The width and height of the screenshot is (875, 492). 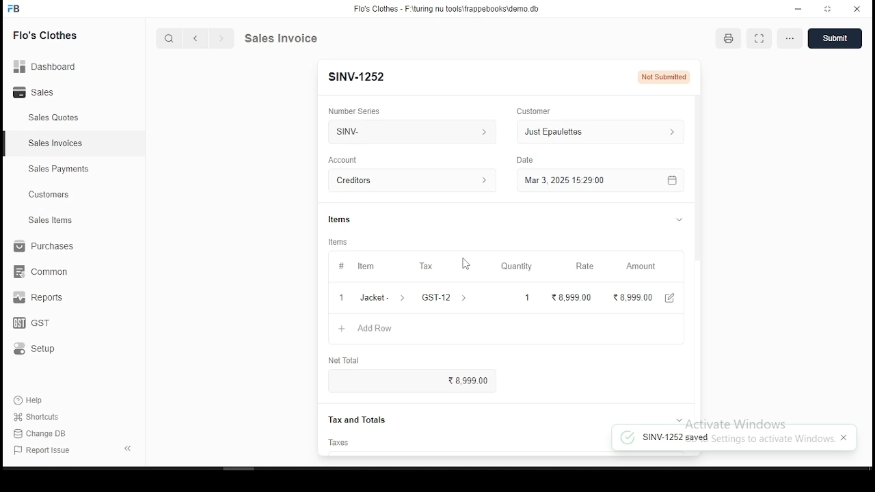 I want to click on GST, so click(x=43, y=324).